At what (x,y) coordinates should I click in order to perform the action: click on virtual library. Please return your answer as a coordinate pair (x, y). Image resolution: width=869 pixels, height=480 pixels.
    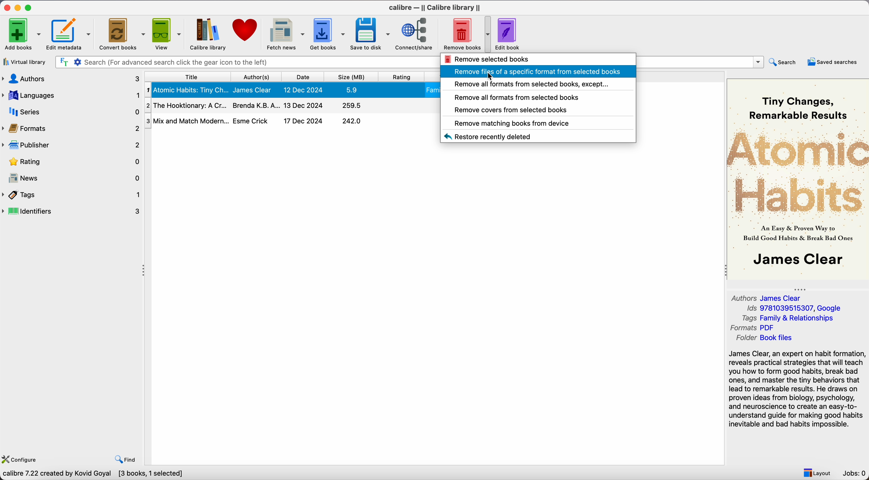
    Looking at the image, I should click on (25, 62).